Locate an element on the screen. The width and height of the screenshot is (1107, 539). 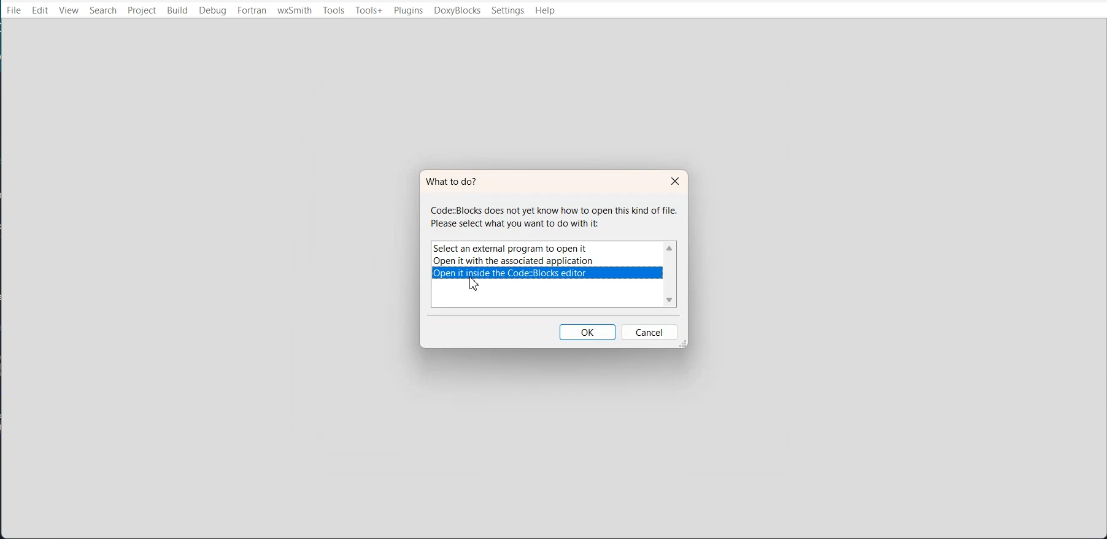
Tools is located at coordinates (334, 10).